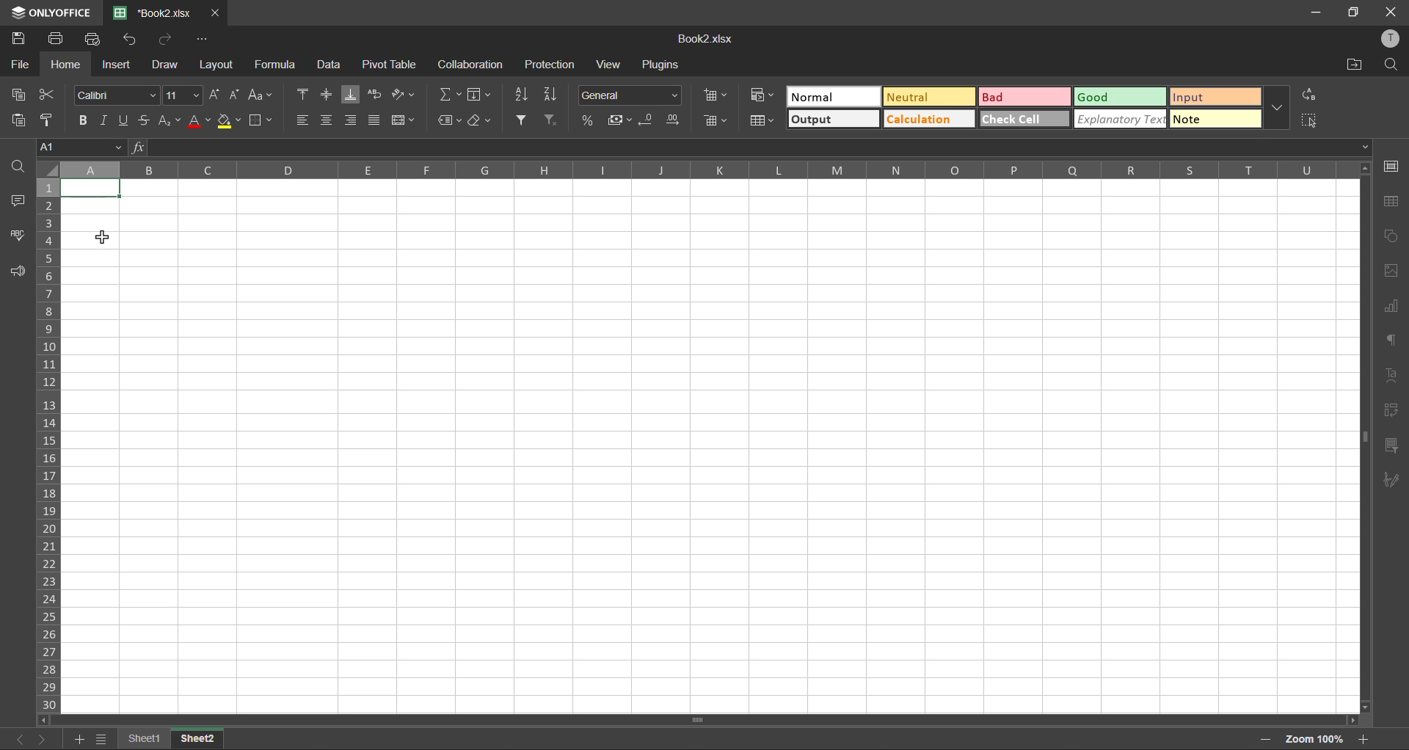 Image resolution: width=1409 pixels, height=750 pixels. What do you see at coordinates (238, 96) in the screenshot?
I see `decrement size` at bounding box center [238, 96].